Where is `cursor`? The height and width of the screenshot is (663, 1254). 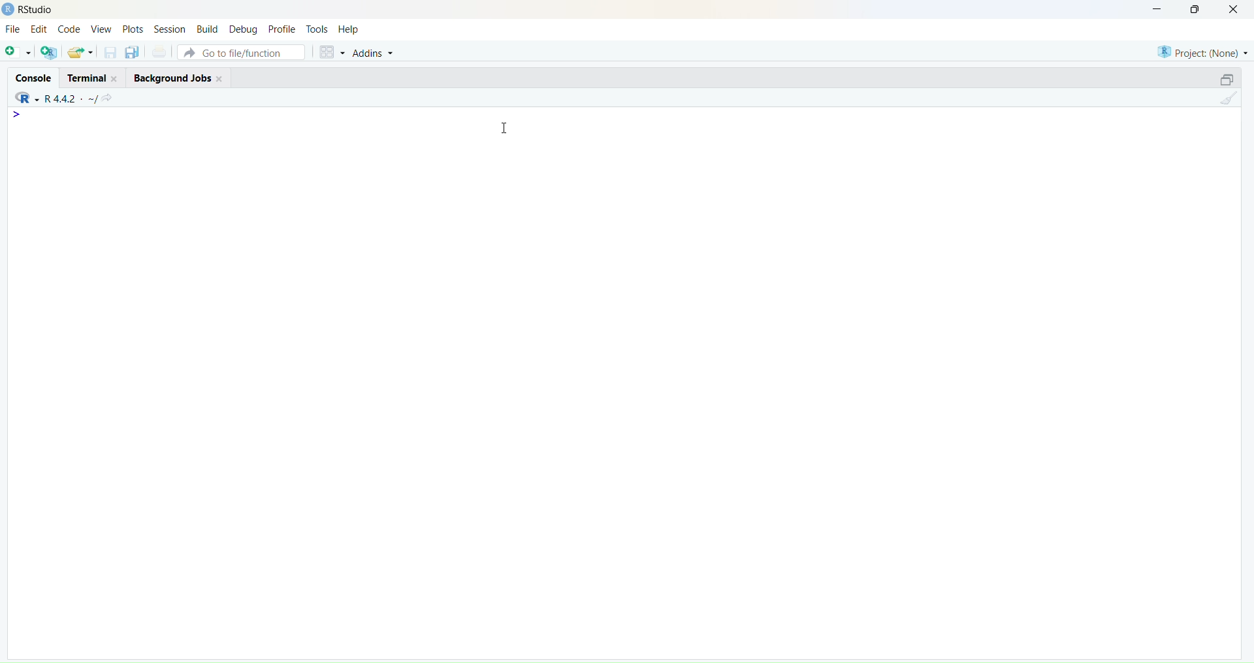
cursor is located at coordinates (507, 127).